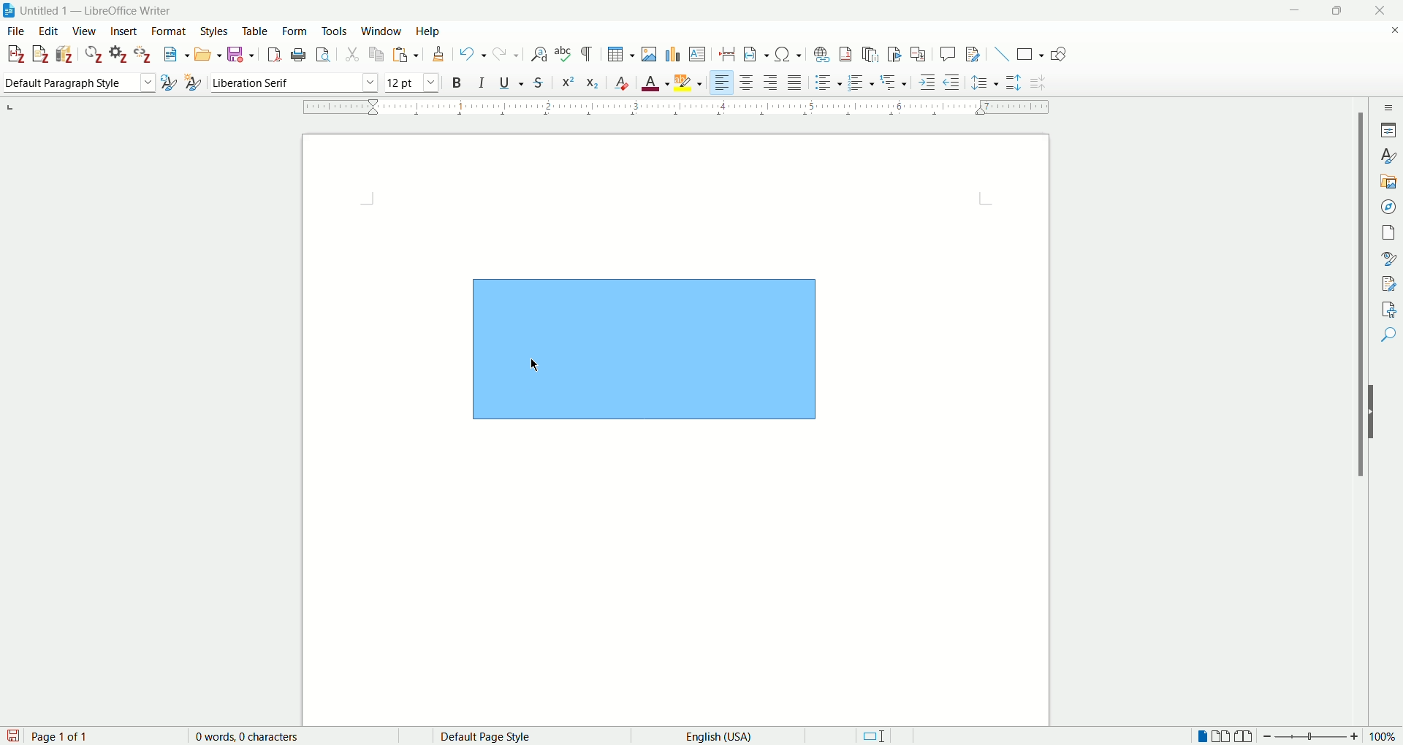 Image resolution: width=1403 pixels, height=745 pixels. What do you see at coordinates (587, 54) in the screenshot?
I see `toggle formatting` at bounding box center [587, 54].